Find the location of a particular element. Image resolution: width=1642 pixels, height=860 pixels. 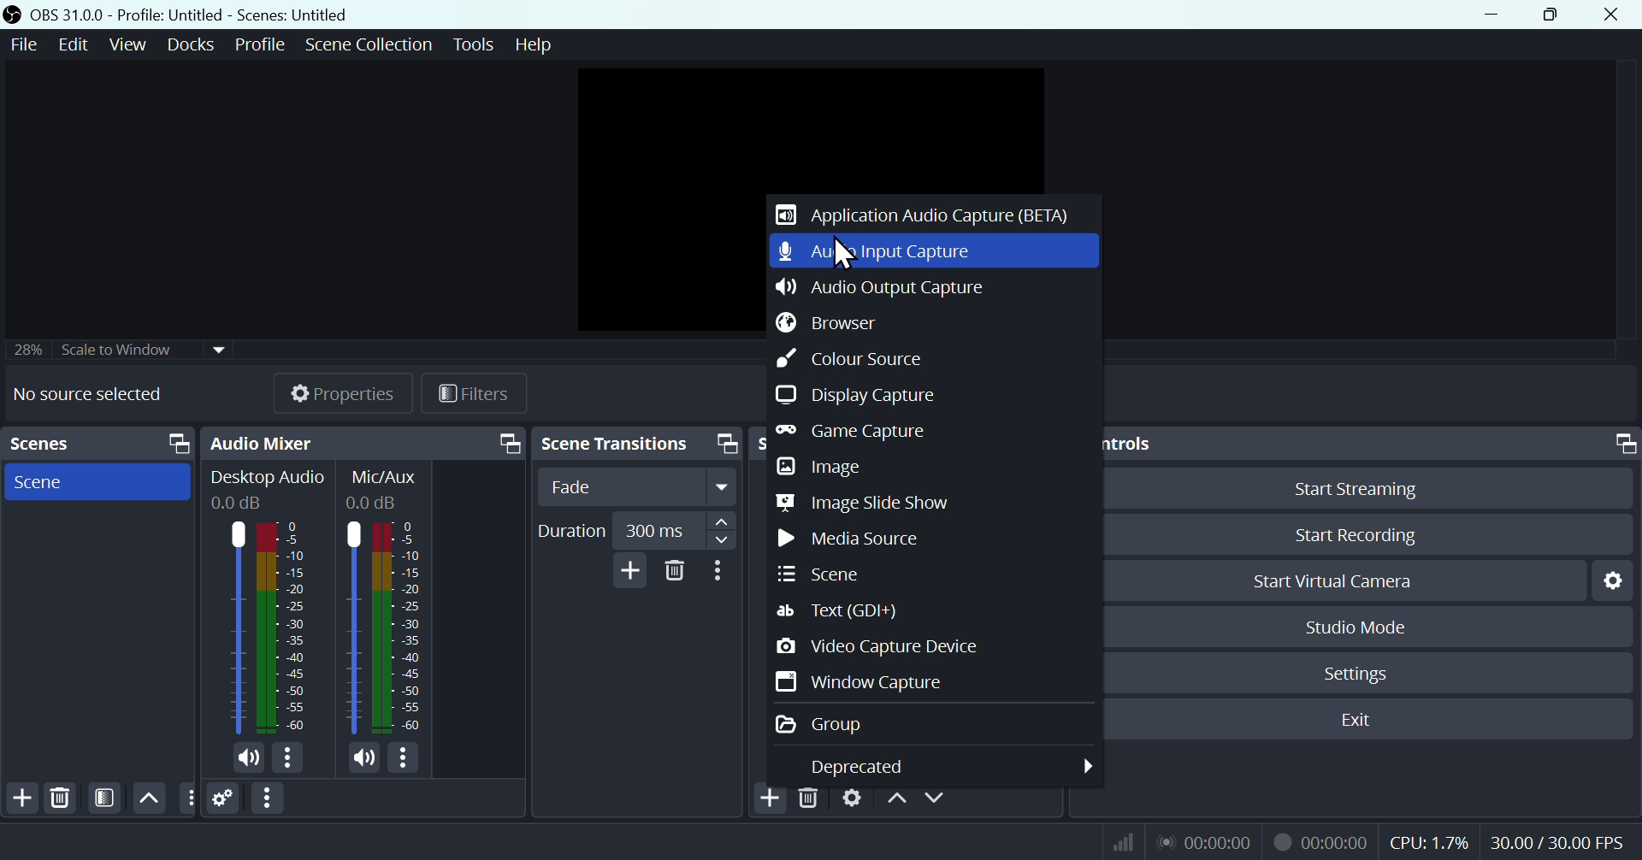

 is located at coordinates (187, 798).